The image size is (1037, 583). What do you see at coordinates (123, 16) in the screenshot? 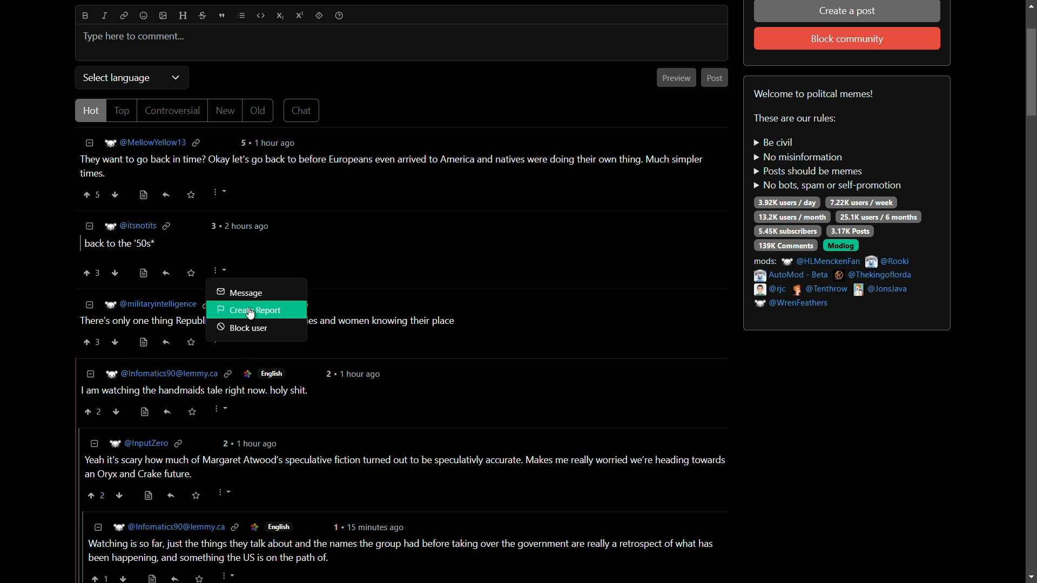
I see `link` at bounding box center [123, 16].